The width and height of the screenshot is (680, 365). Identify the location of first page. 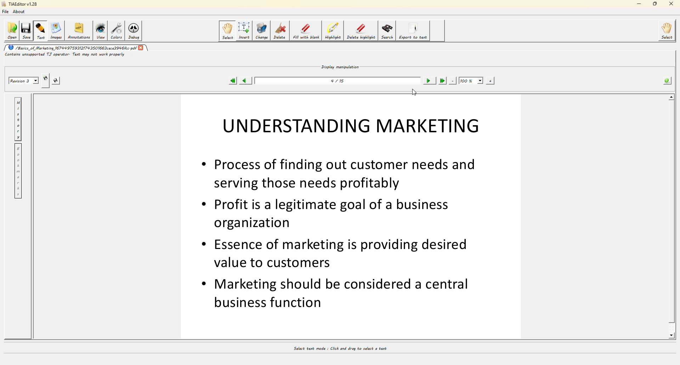
(232, 81).